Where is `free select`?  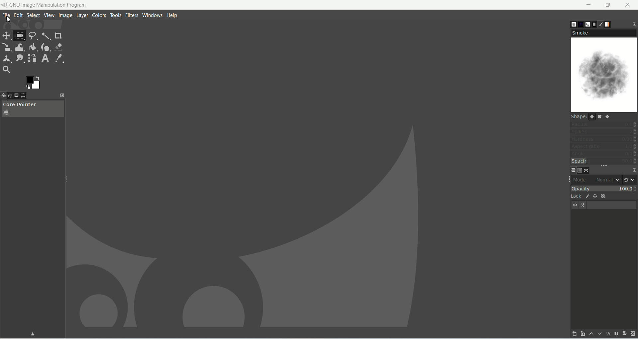
free select is located at coordinates (32, 36).